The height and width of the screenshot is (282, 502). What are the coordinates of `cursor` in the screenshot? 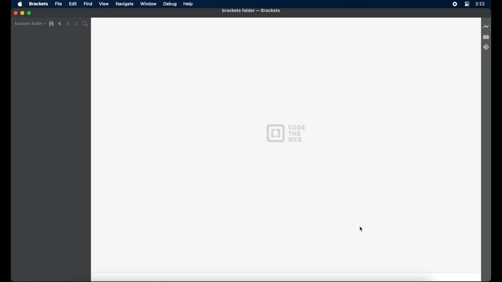 It's located at (361, 230).